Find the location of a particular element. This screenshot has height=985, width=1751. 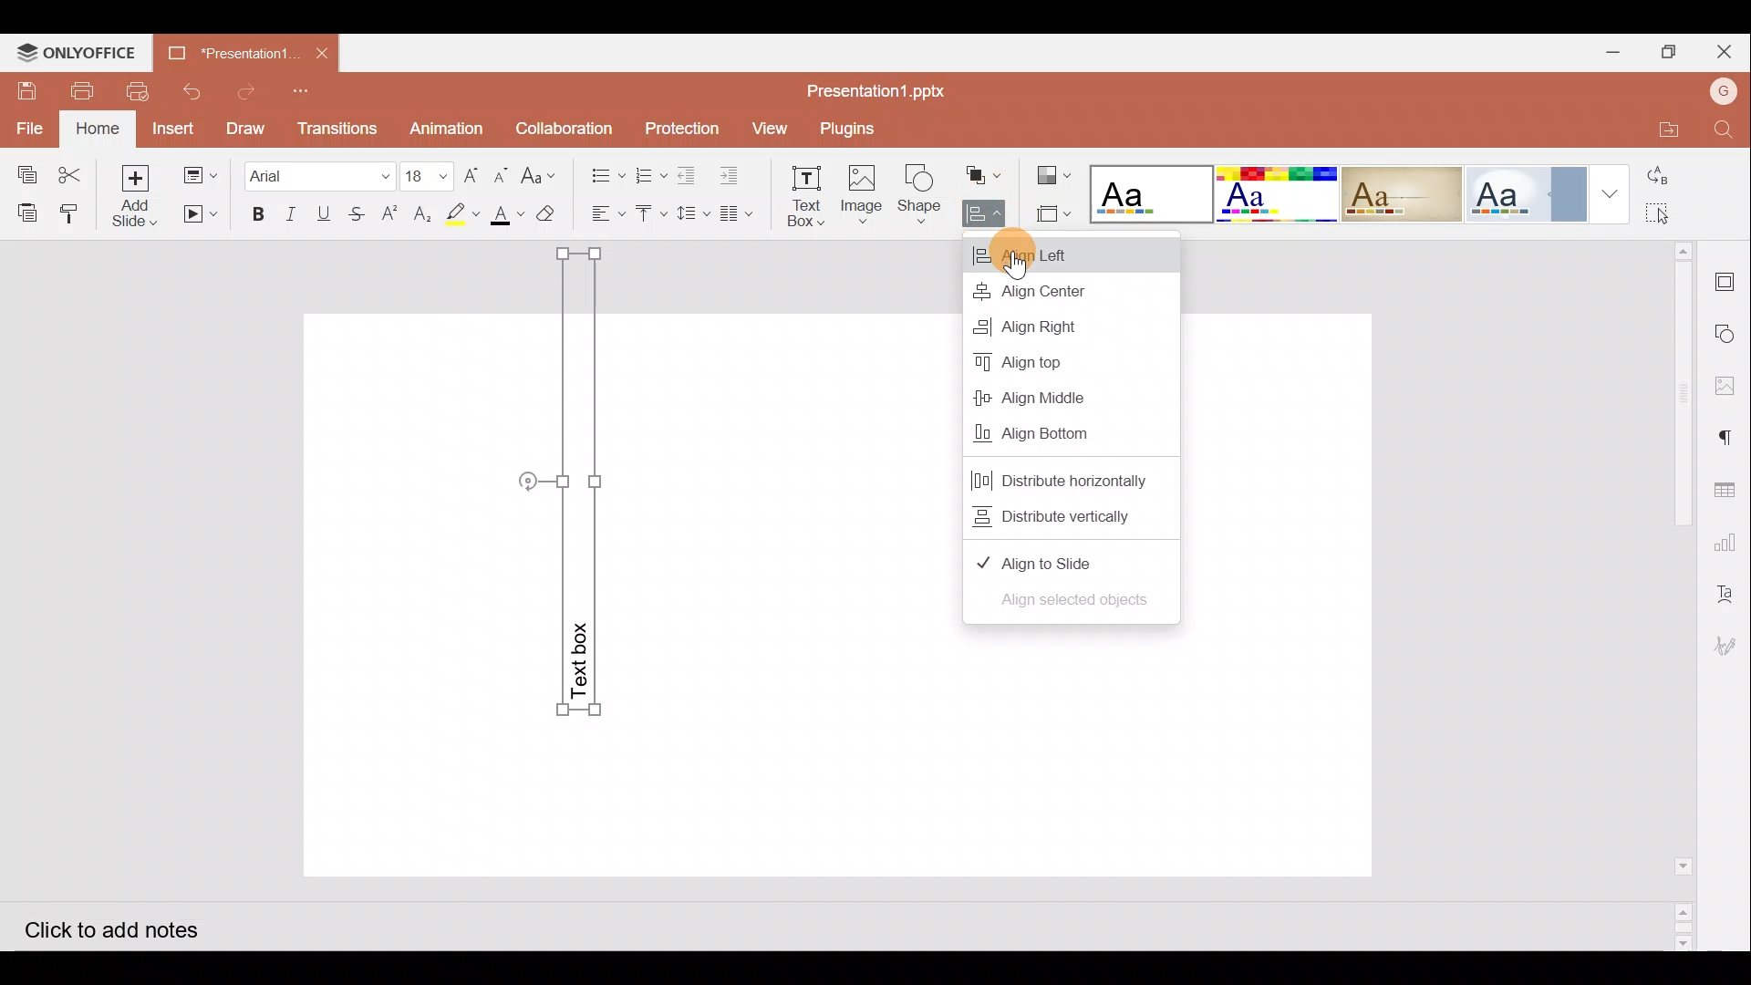

Subscript is located at coordinates (423, 216).